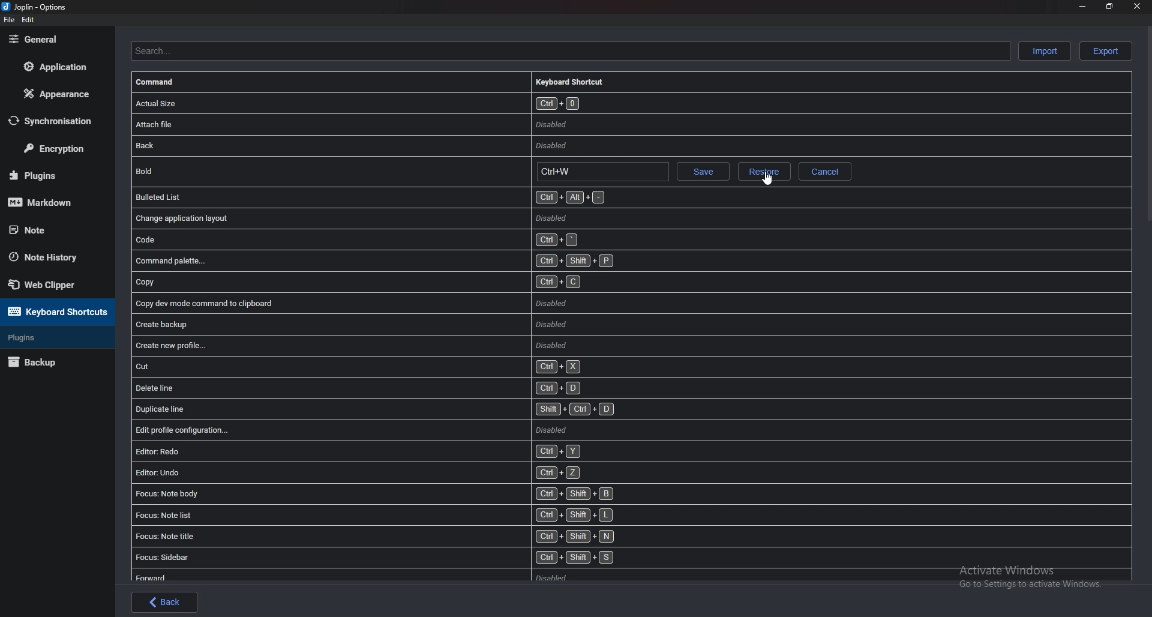 The width and height of the screenshot is (1152, 617). What do you see at coordinates (378, 557) in the screenshot?
I see `Focus sidebar` at bounding box center [378, 557].